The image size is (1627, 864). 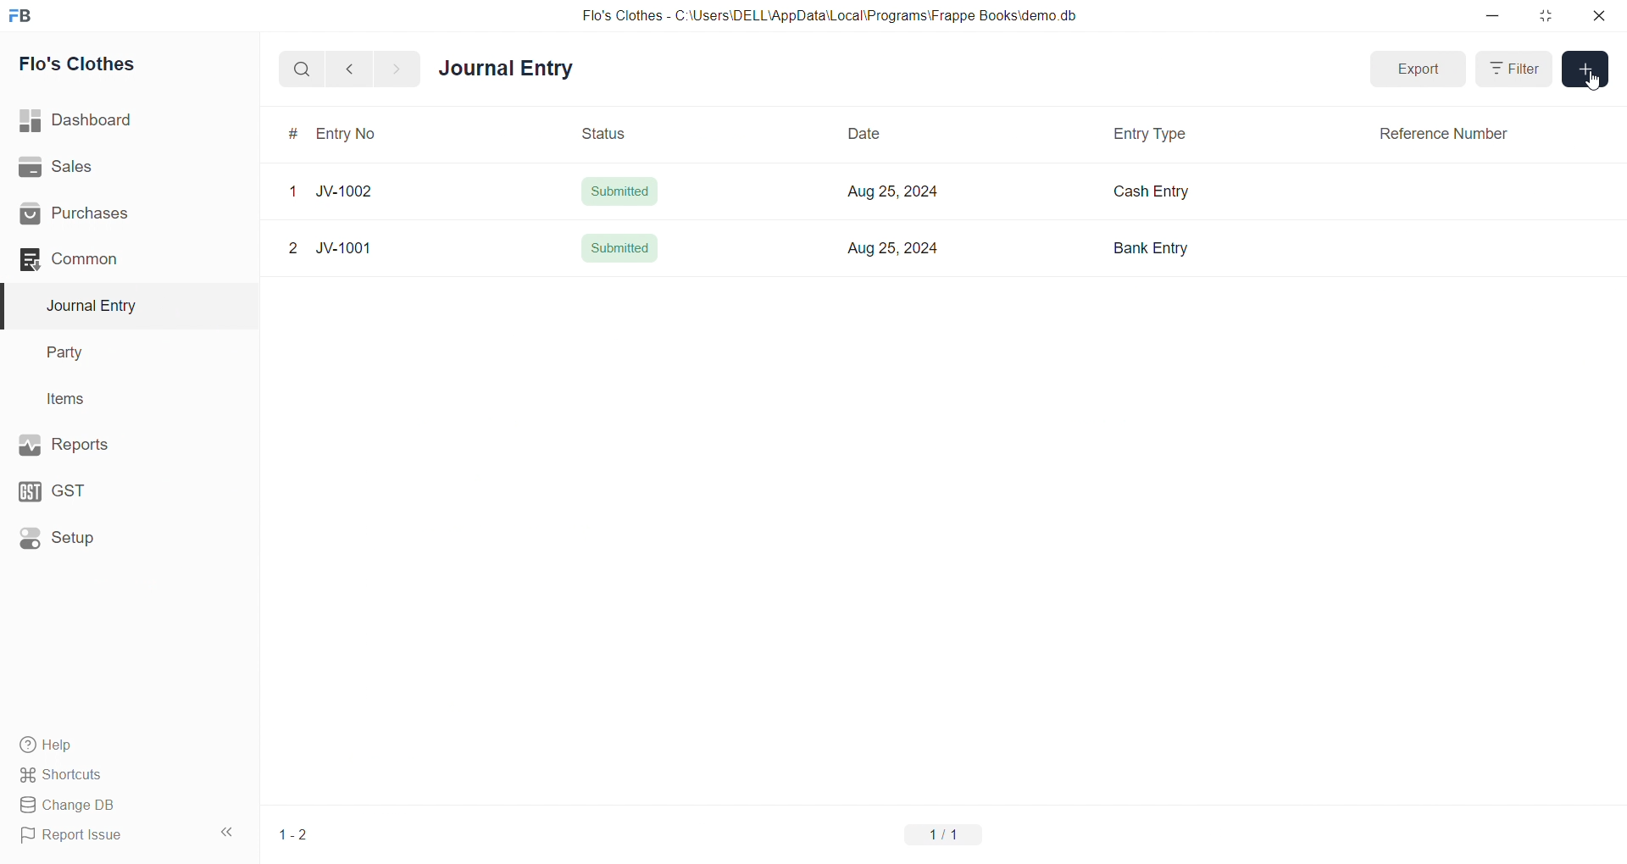 I want to click on Change DB, so click(x=121, y=806).